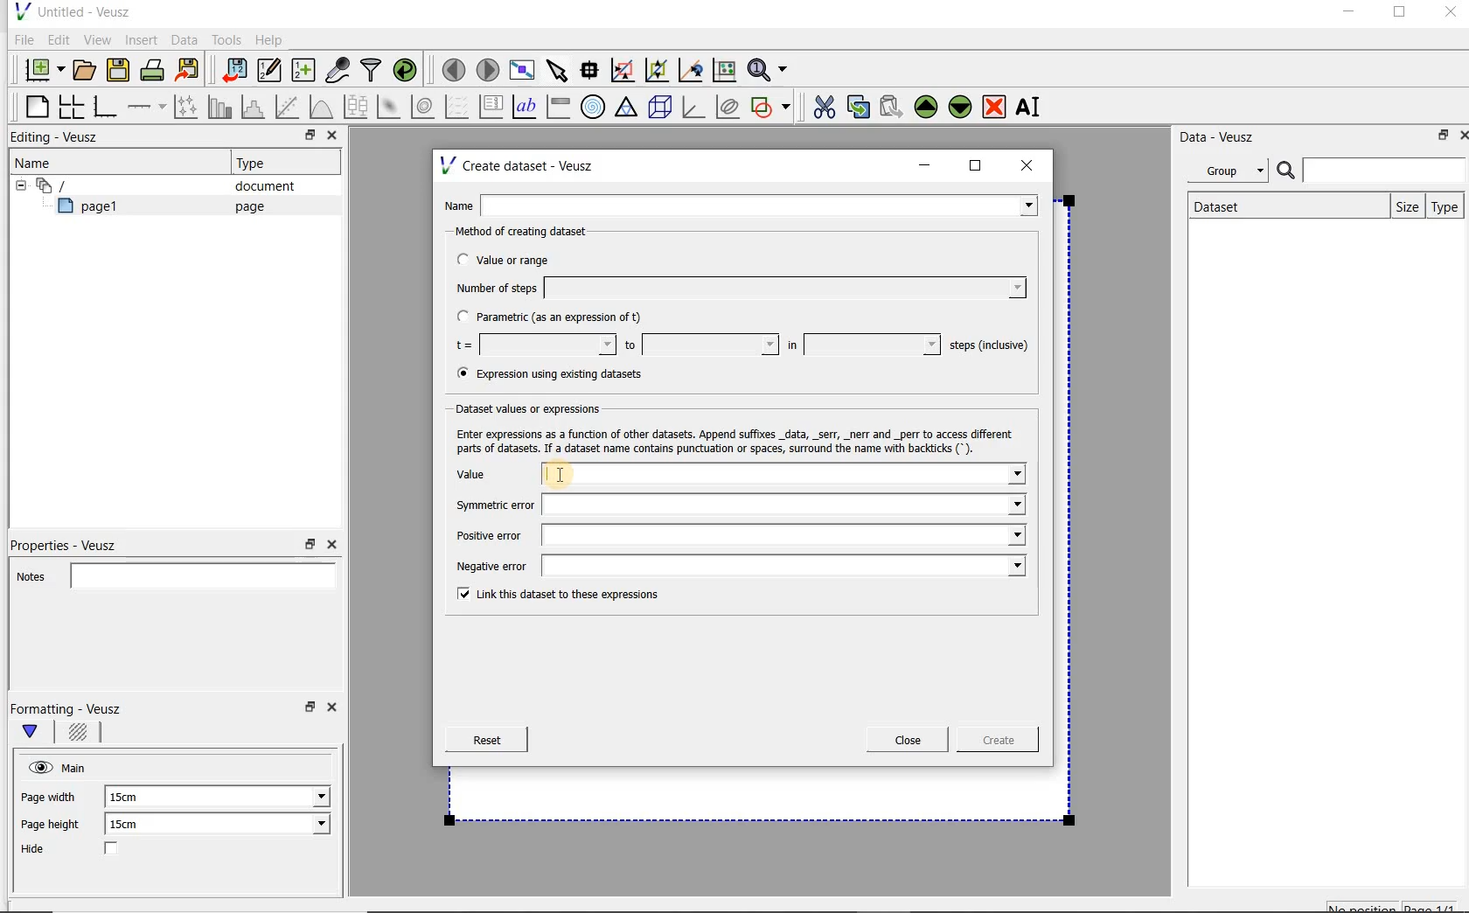 The height and width of the screenshot is (913, 1469). Describe the element at coordinates (628, 108) in the screenshot. I see `ternary graph` at that location.